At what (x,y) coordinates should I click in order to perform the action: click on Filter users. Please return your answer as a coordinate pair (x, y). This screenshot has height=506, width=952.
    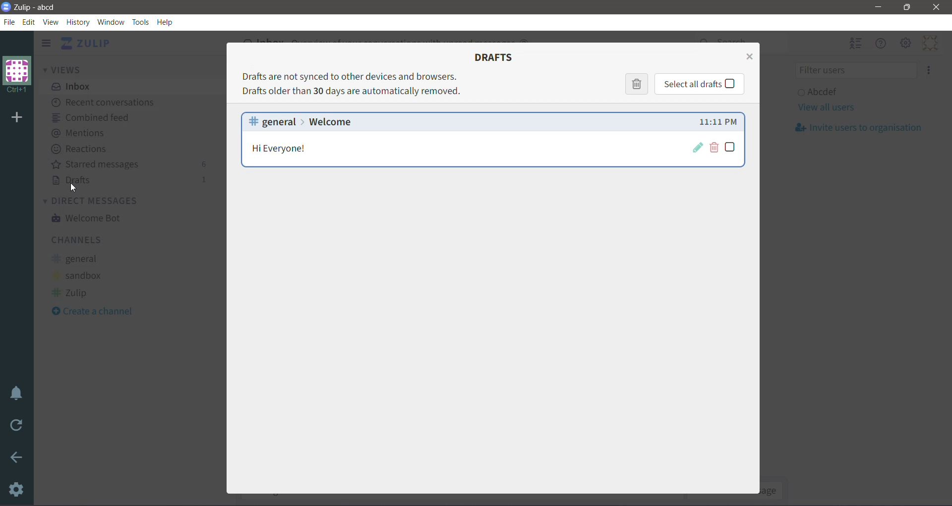
    Looking at the image, I should click on (855, 70).